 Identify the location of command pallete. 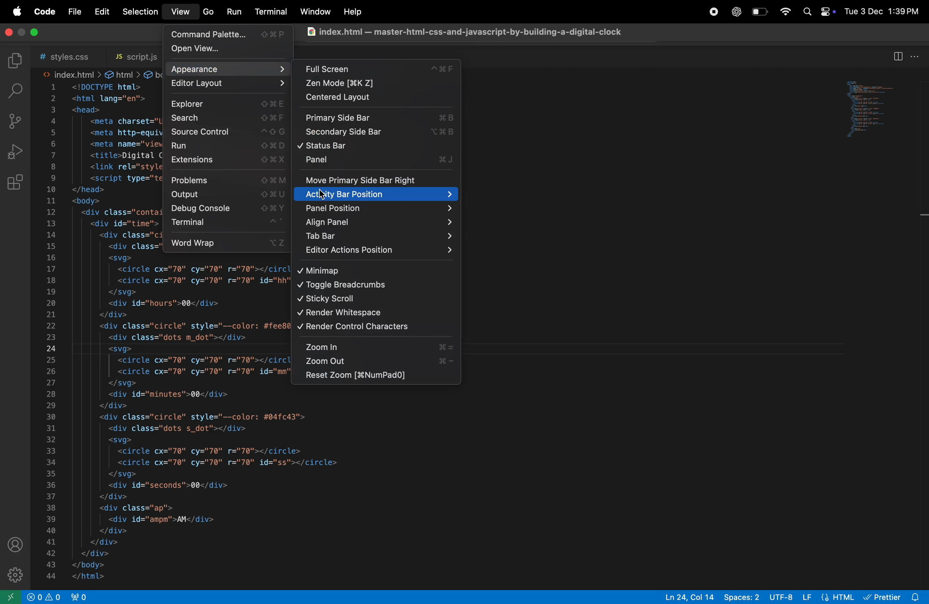
(229, 36).